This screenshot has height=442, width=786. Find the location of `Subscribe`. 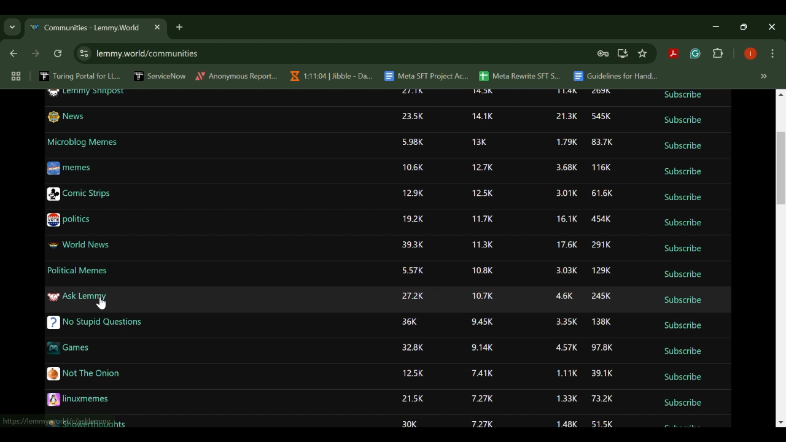

Subscribe is located at coordinates (683, 197).